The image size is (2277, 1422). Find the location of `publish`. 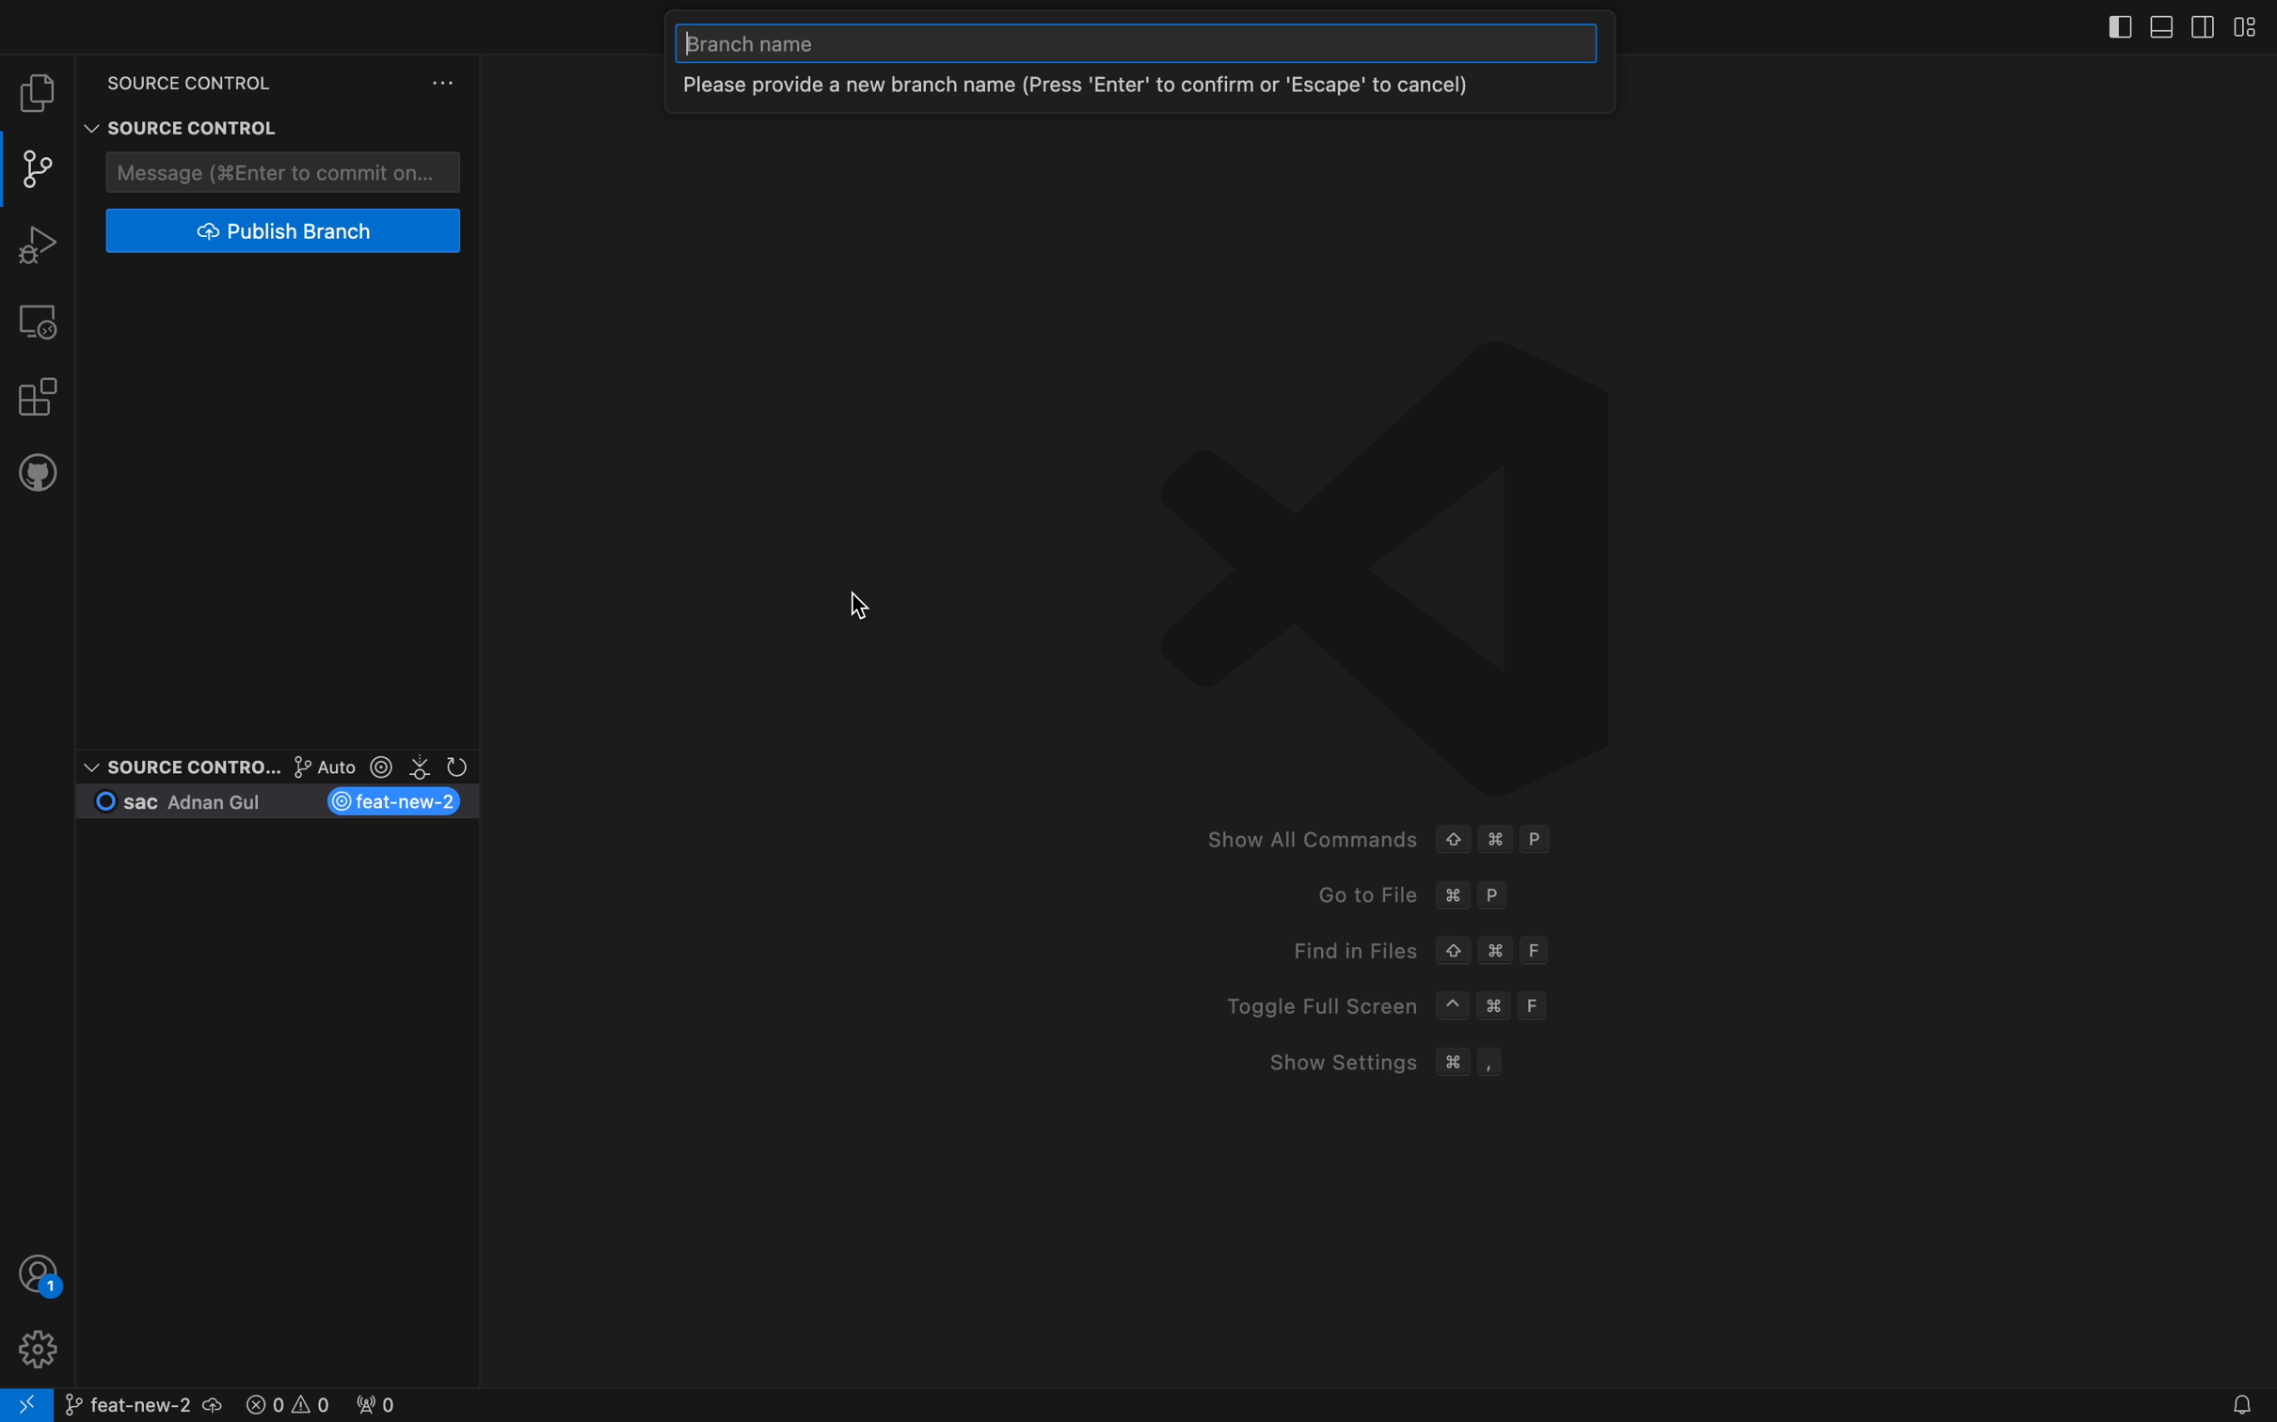

publish is located at coordinates (286, 231).